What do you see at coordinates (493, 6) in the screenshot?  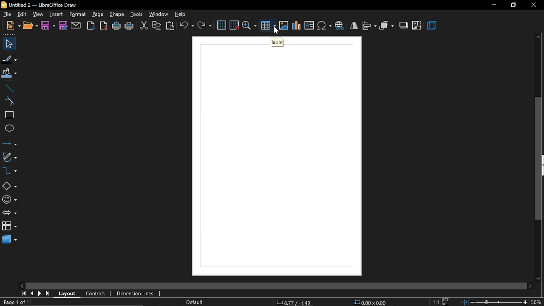 I see `minimize` at bounding box center [493, 6].